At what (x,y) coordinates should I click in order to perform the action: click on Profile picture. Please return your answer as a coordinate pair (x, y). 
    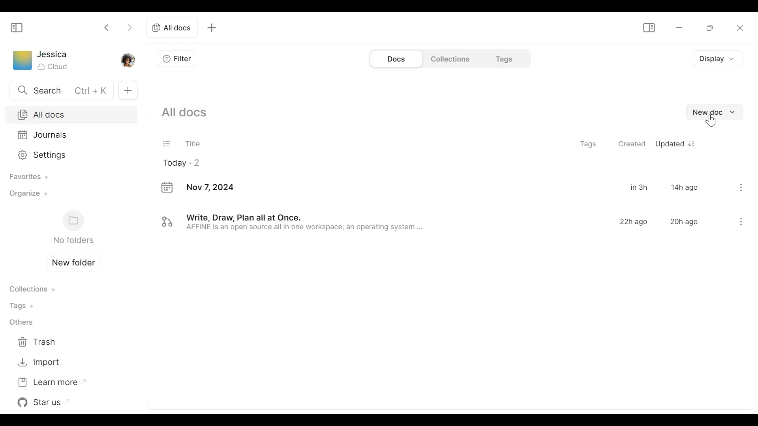
    Looking at the image, I should click on (127, 60).